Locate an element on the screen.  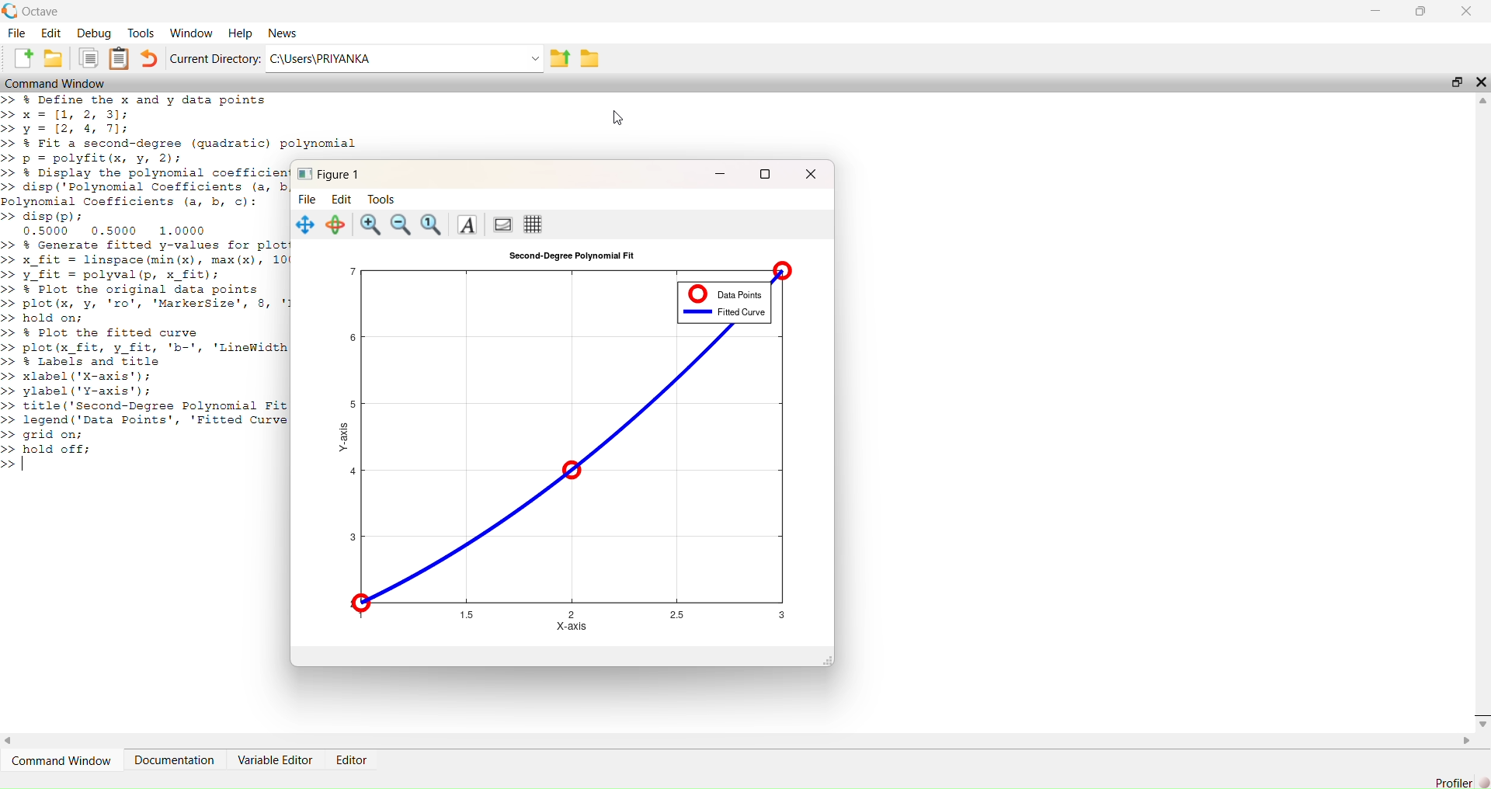
Help is located at coordinates (238, 34).